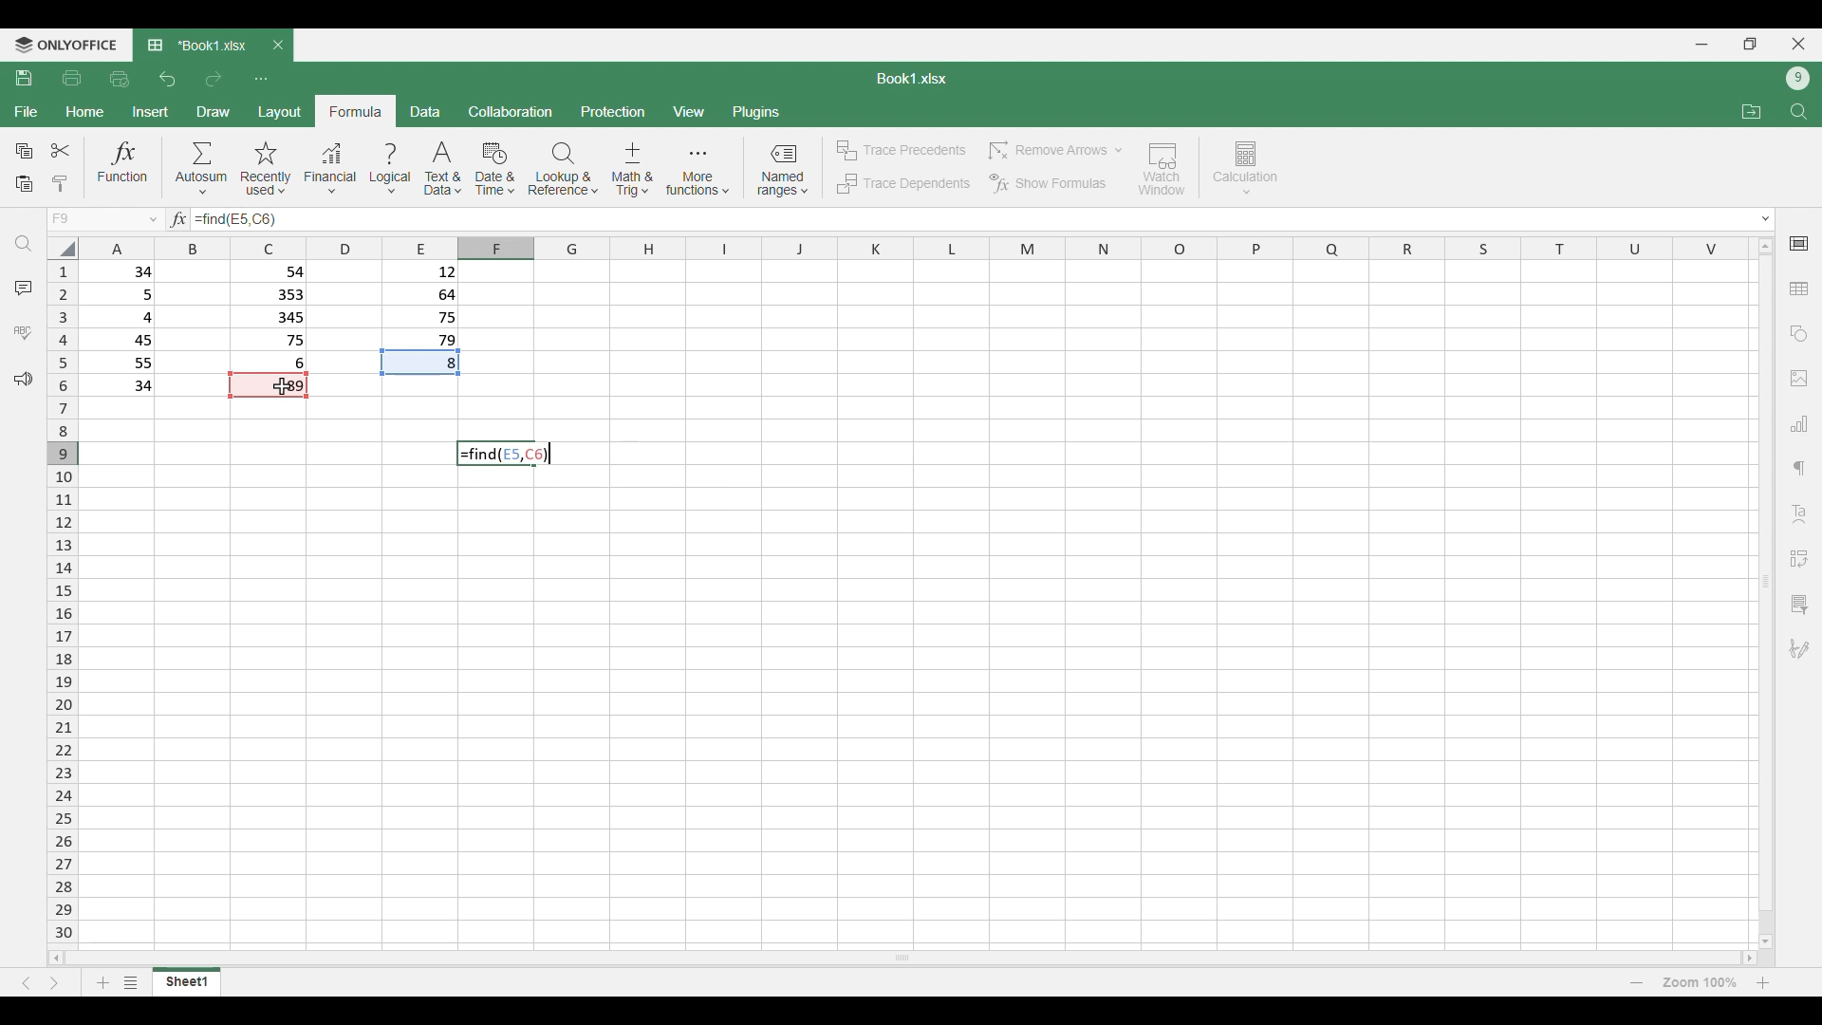 The height and width of the screenshot is (1025, 1822). Describe the element at coordinates (72, 79) in the screenshot. I see `Print file` at that location.